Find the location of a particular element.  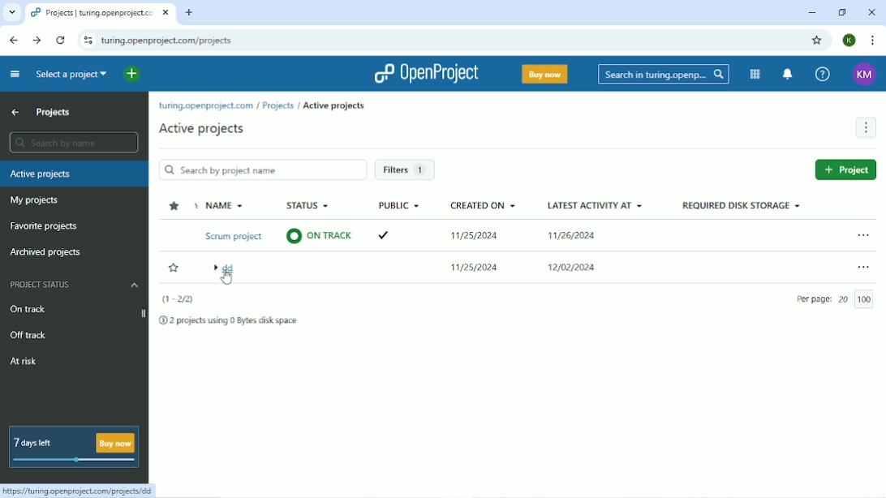

Required disk storage is located at coordinates (741, 205).